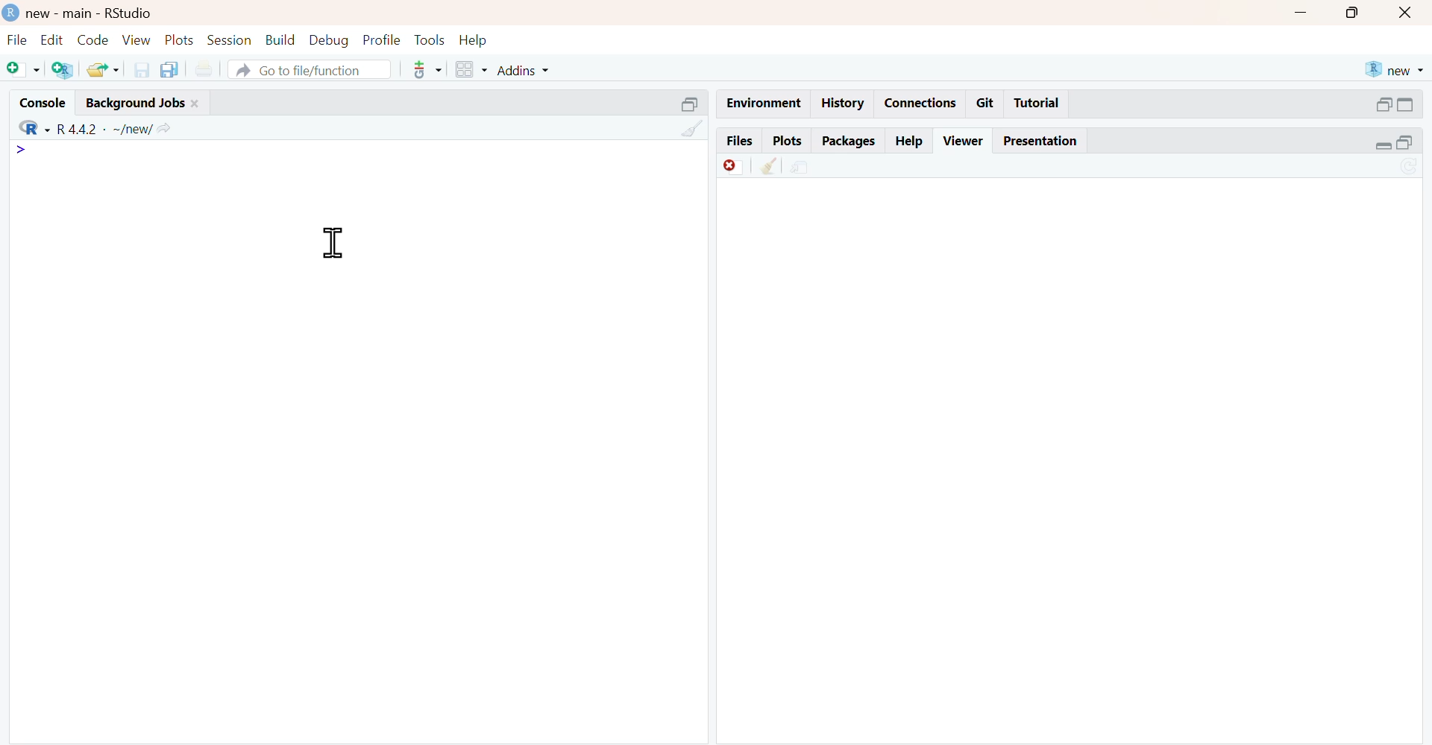  Describe the element at coordinates (1044, 142) in the screenshot. I see `presentation` at that location.